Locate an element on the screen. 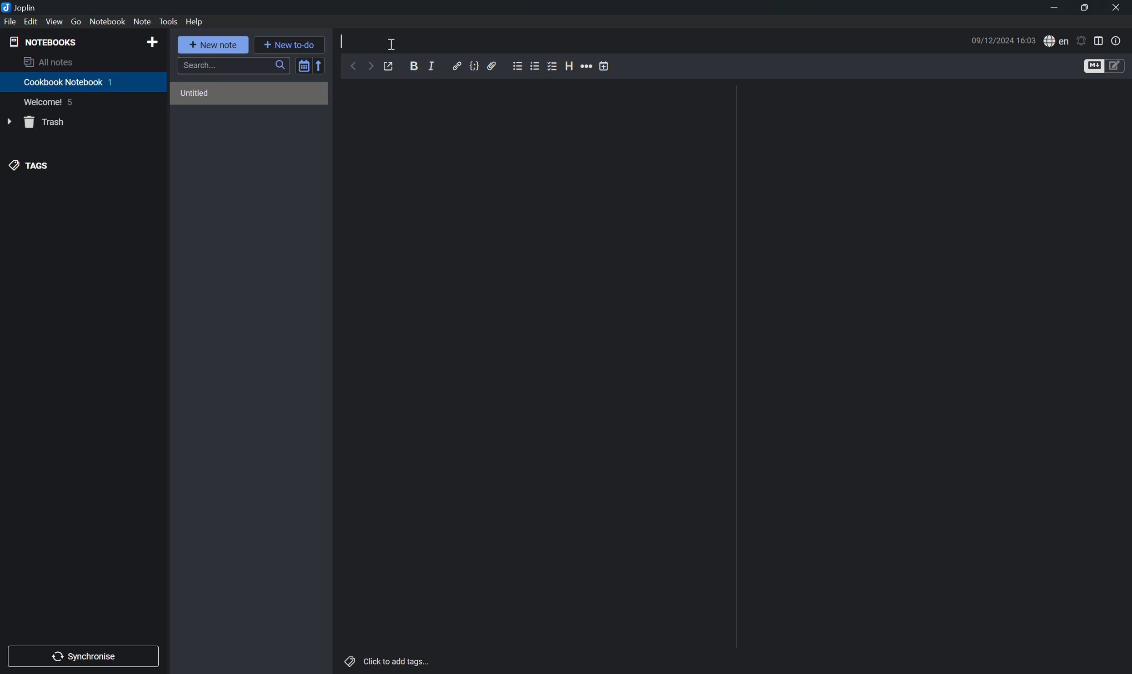 The image size is (1132, 674). All notes is located at coordinates (48, 63).